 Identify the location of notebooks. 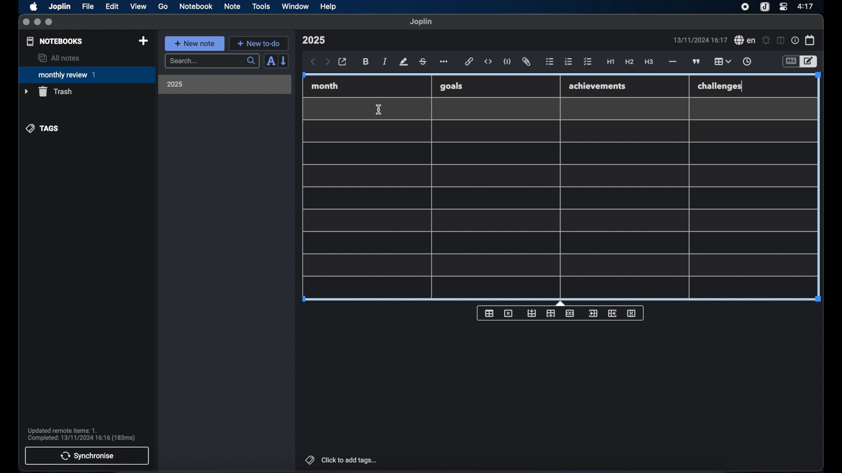
(55, 41).